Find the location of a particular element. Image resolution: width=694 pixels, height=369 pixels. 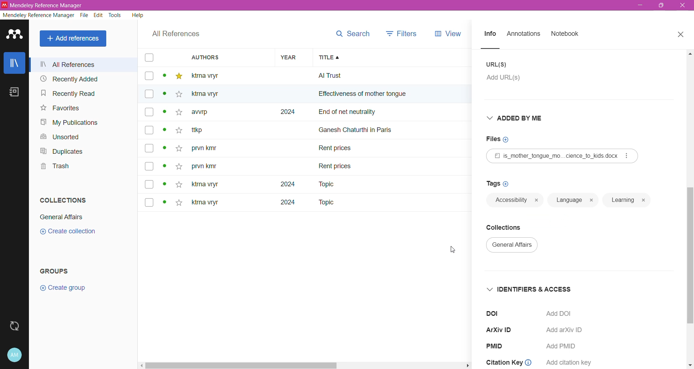

All References is located at coordinates (84, 64).